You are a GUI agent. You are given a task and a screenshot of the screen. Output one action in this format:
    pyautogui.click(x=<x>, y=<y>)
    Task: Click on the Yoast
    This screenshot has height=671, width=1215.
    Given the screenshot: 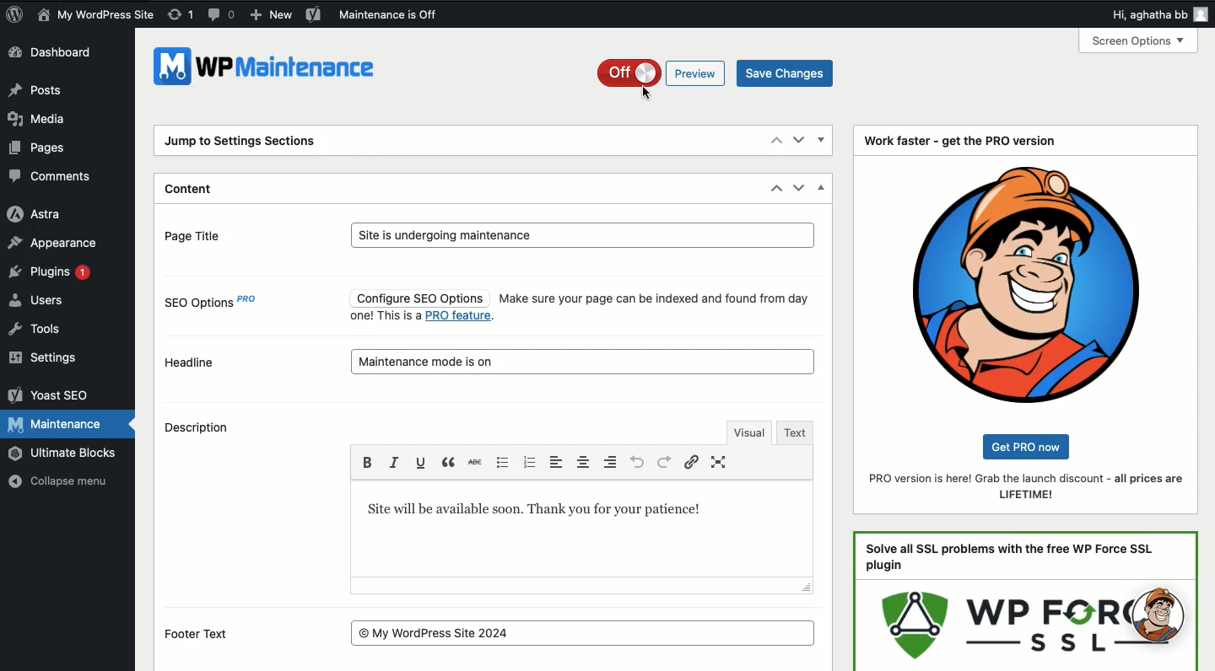 What is the action you would take?
    pyautogui.click(x=49, y=395)
    